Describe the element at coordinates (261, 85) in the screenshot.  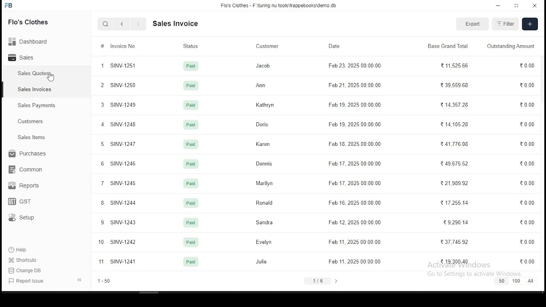
I see `Ann` at that location.